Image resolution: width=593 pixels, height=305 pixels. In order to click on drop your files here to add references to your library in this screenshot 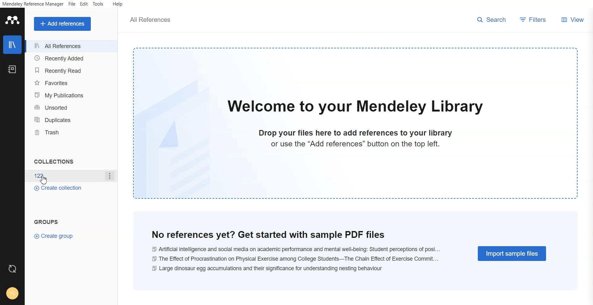, I will do `click(357, 133)`.